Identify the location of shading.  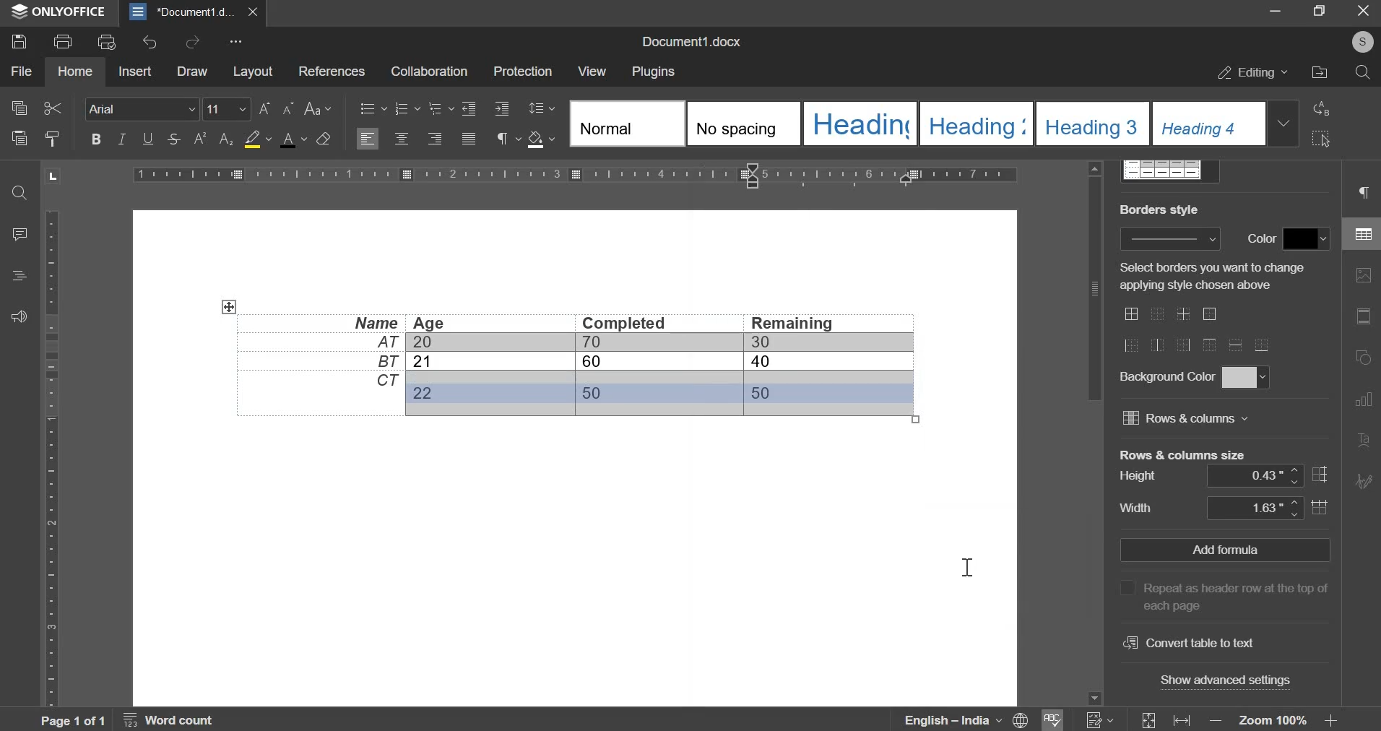
(536, 139).